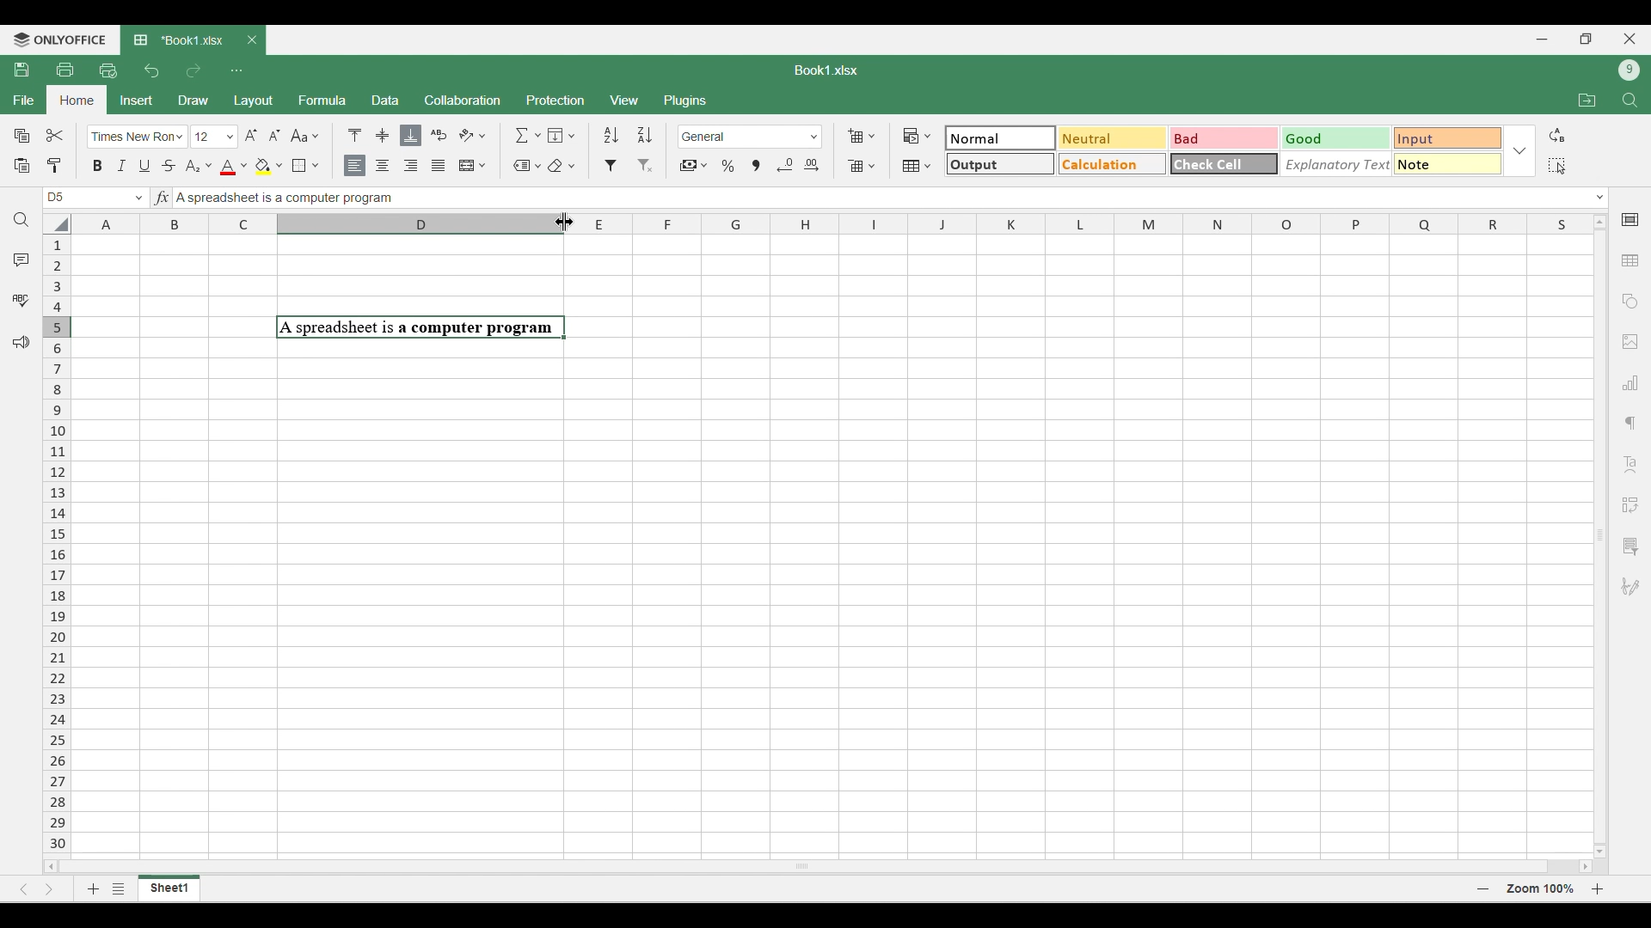  I want to click on Text alignment, so click(1630, 464).